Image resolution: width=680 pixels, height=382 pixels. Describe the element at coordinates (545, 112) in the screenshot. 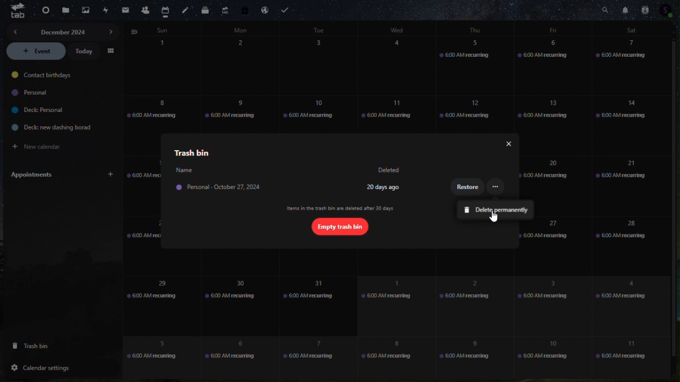

I see `13` at that location.